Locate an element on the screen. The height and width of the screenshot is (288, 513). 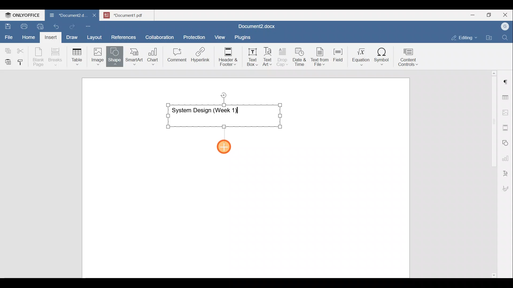
Home is located at coordinates (29, 37).